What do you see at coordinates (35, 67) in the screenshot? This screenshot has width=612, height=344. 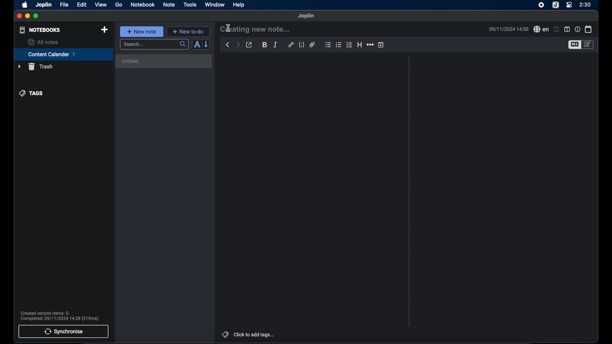 I see `trash` at bounding box center [35, 67].